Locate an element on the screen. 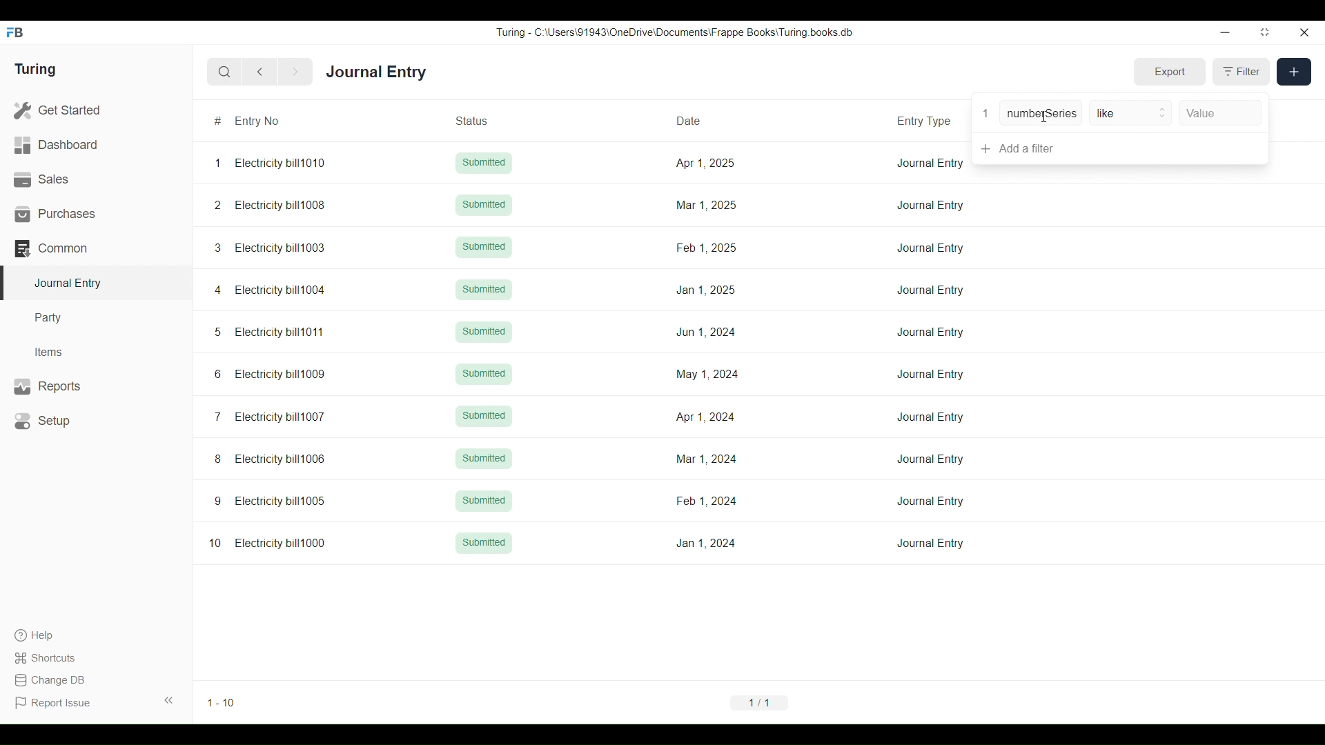 This screenshot has height=745, width=1325. Purchases is located at coordinates (96, 214).